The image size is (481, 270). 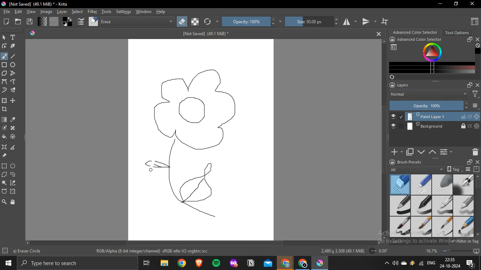 I want to click on eraser, so click(x=400, y=184).